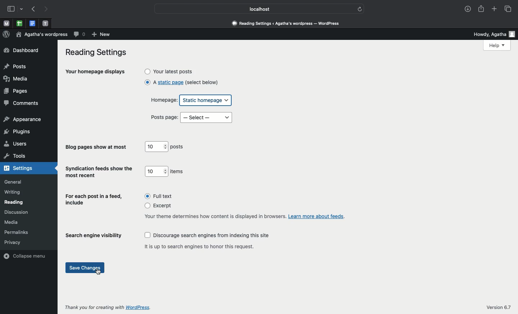 Image resolution: width=518 pixels, height=314 pixels. I want to click on Your latest posts , so click(169, 71).